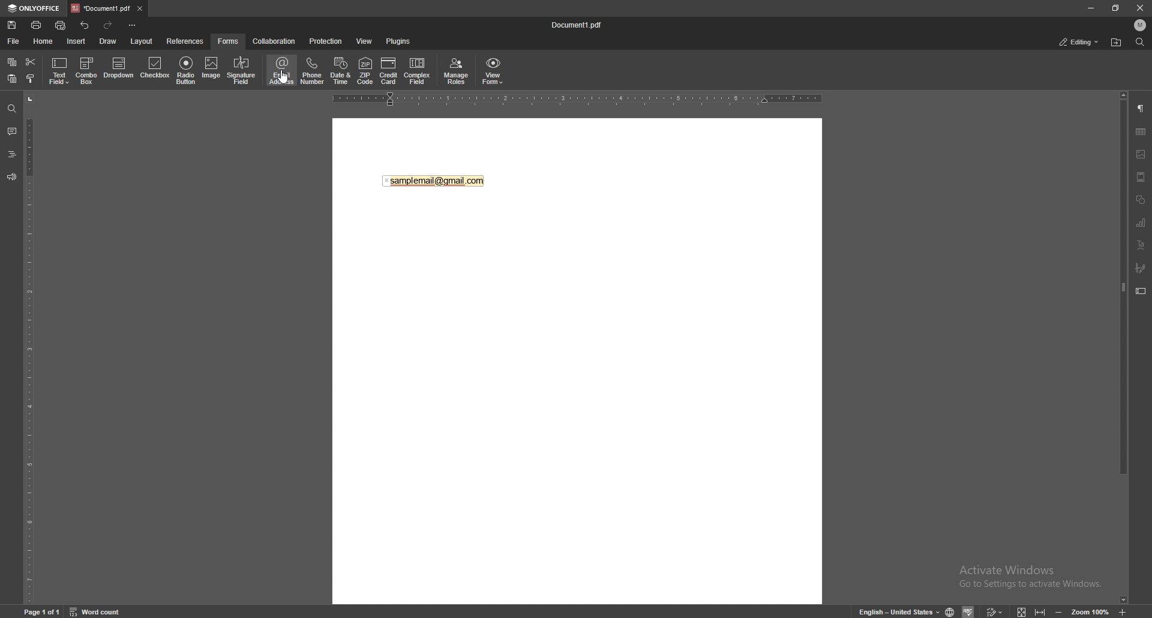  I want to click on combo box, so click(88, 71).